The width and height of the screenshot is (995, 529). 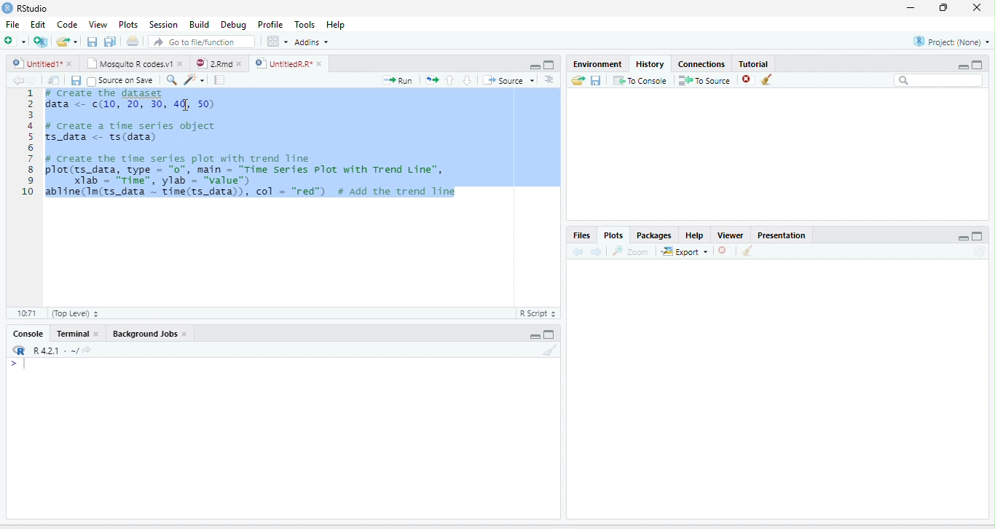 What do you see at coordinates (63, 41) in the screenshot?
I see `Open an existing file` at bounding box center [63, 41].